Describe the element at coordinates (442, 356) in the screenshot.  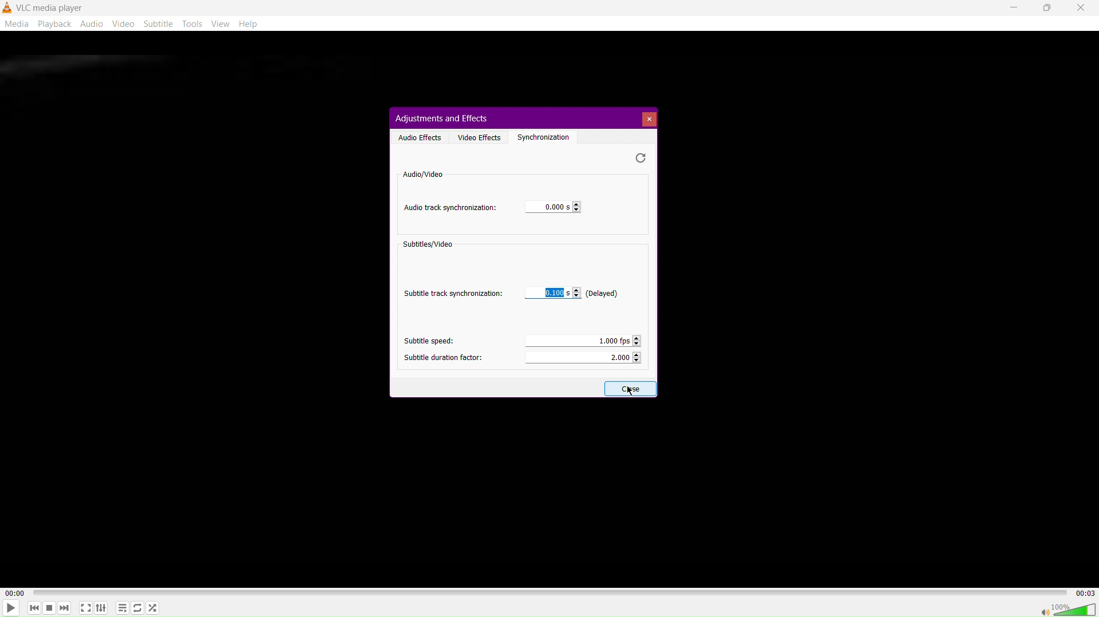
I see `Subtitle duration factor` at that location.